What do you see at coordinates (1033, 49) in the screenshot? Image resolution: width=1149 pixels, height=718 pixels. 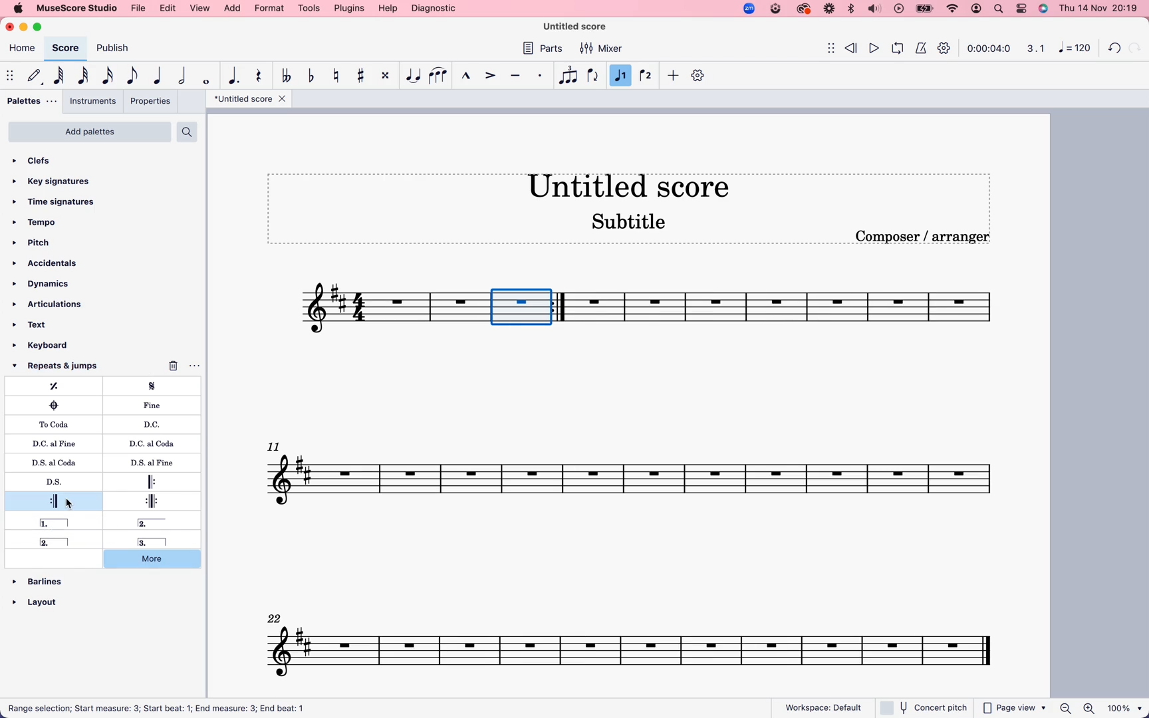 I see `scale` at bounding box center [1033, 49].